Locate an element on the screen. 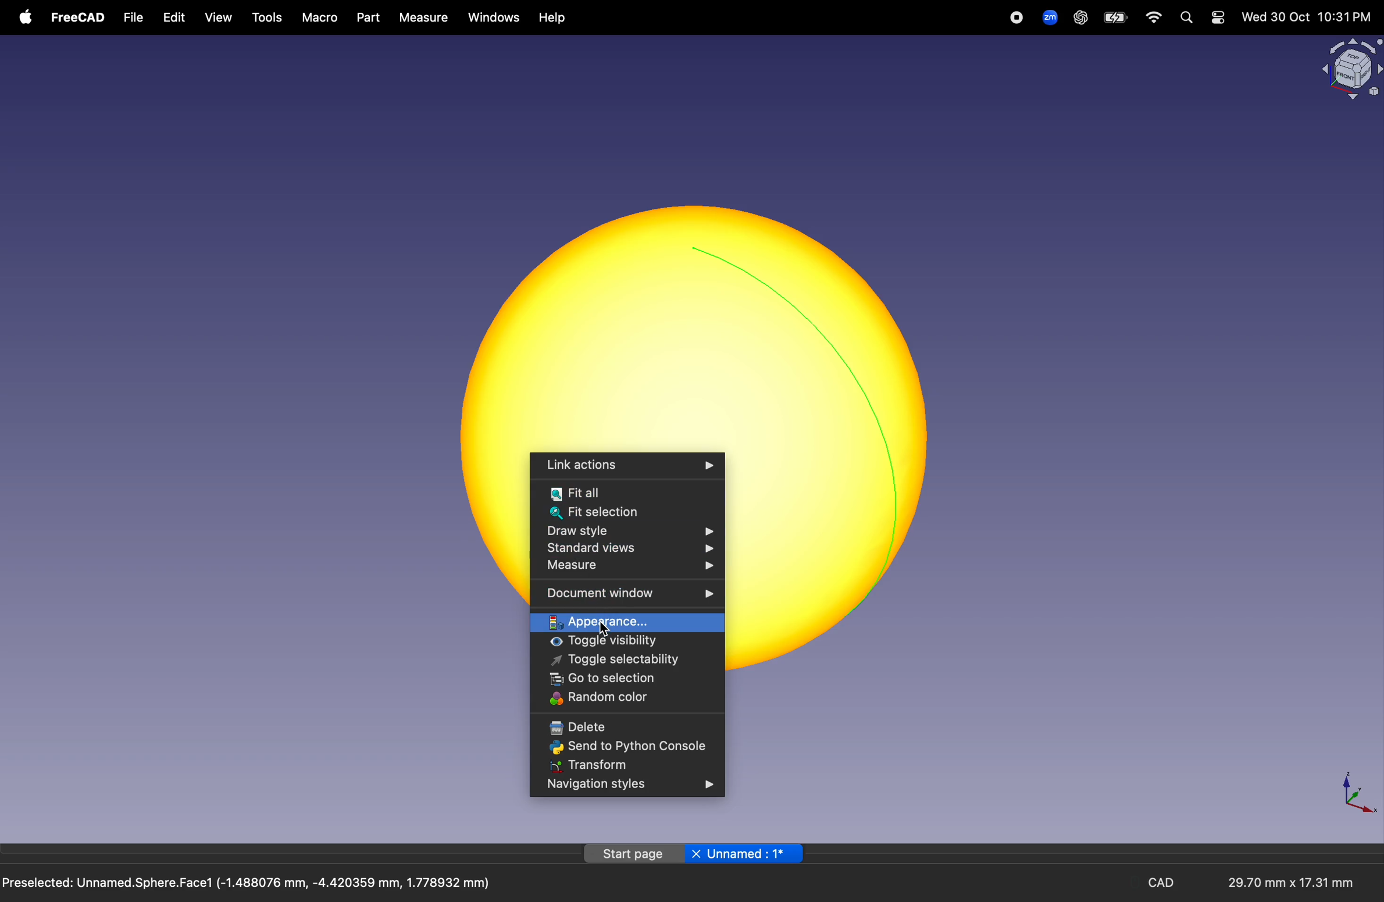  tools is located at coordinates (269, 19).